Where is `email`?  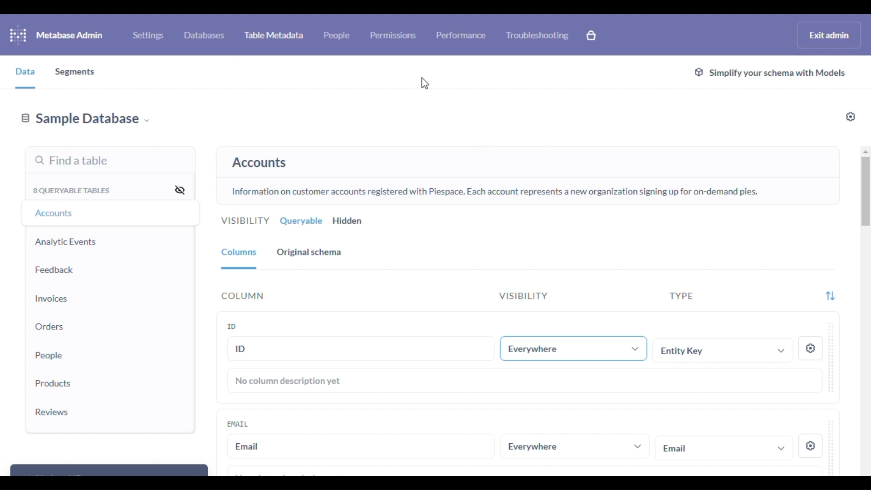 email is located at coordinates (361, 446).